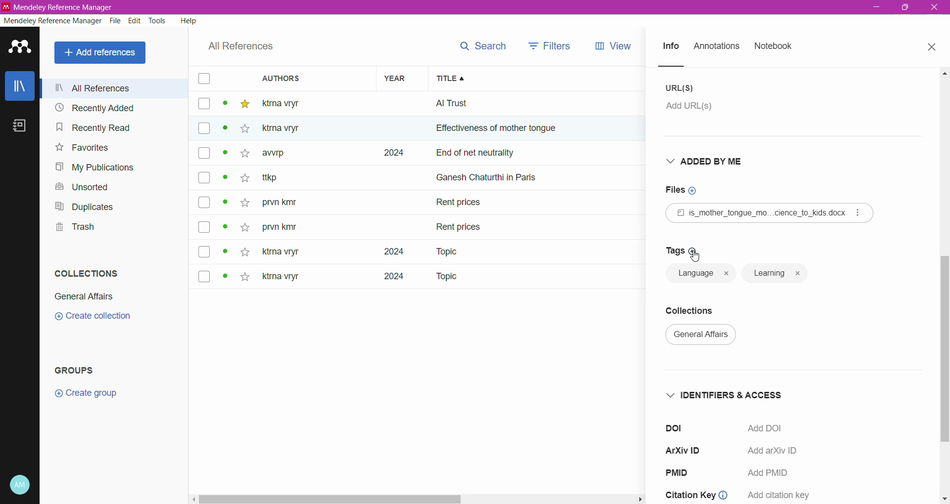 The image size is (950, 504). Describe the element at coordinates (224, 205) in the screenshot. I see `dot ` at that location.